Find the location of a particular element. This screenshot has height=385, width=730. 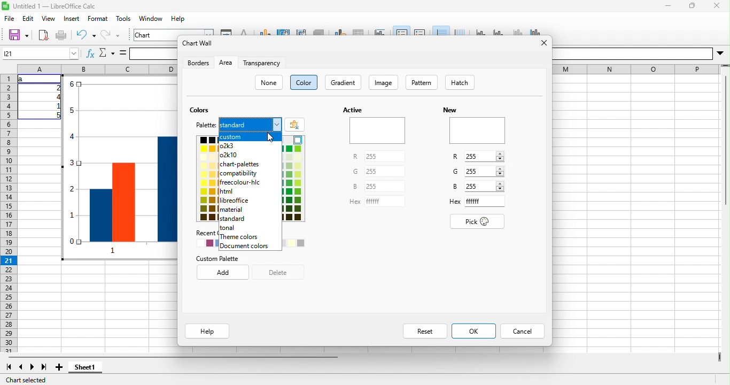

4 is located at coordinates (57, 97).